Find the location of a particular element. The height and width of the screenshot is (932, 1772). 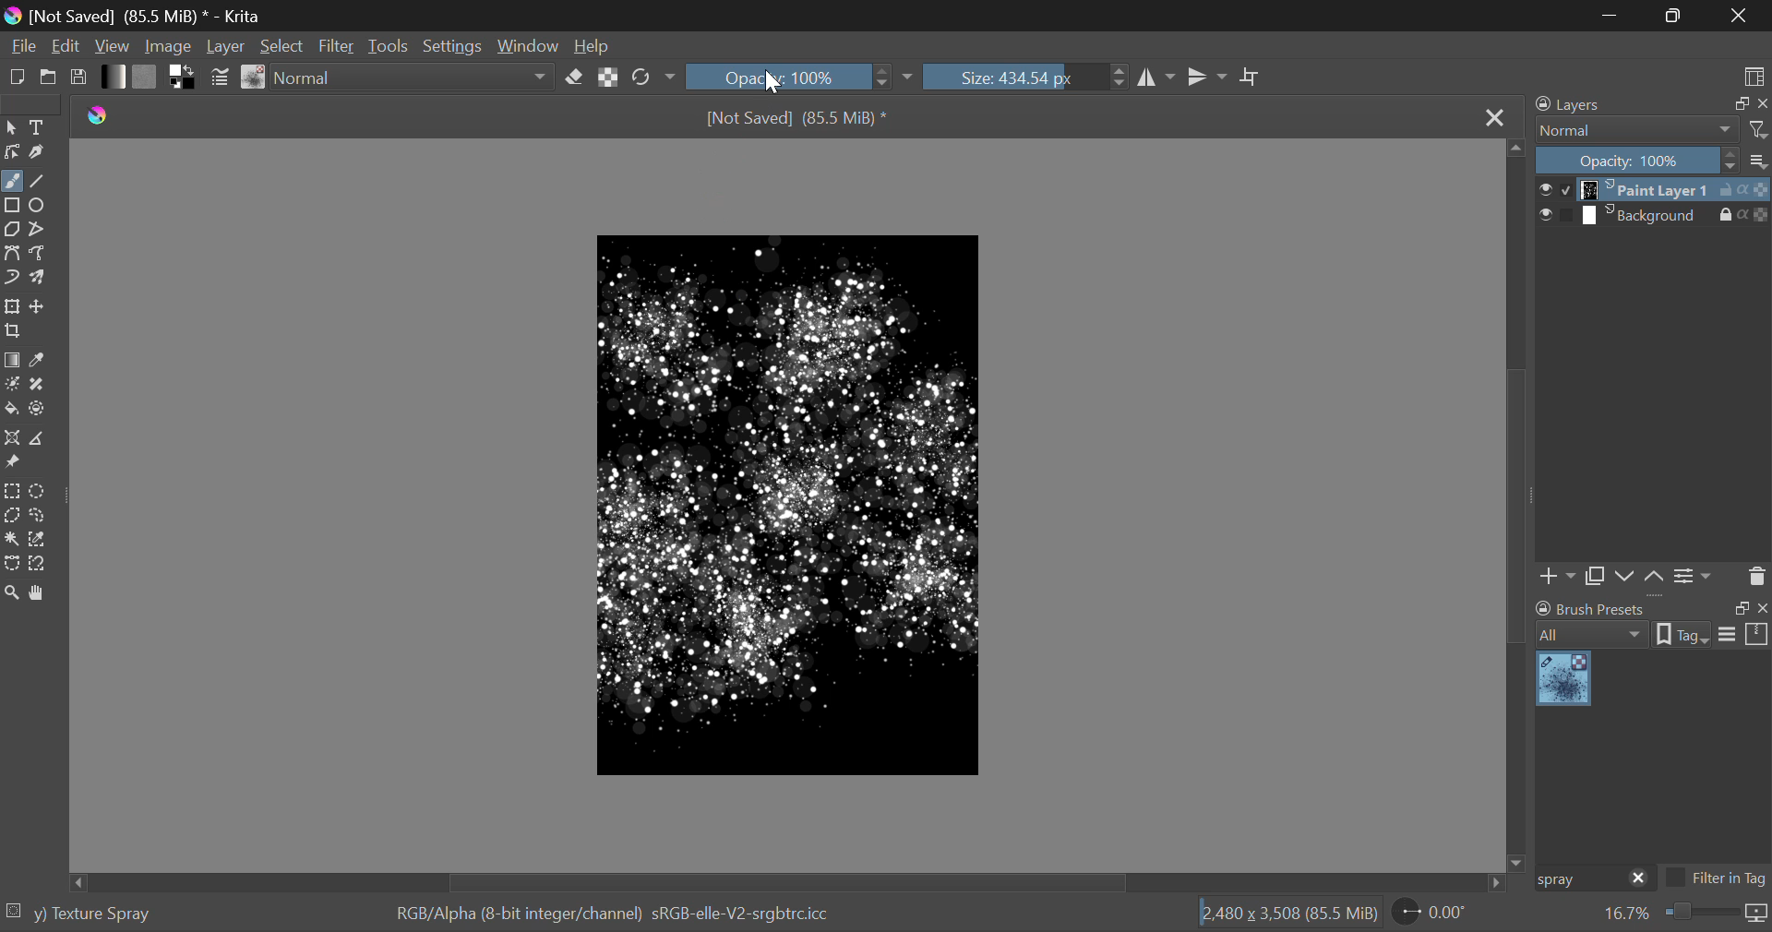

Gradient Fill is located at coordinates (13, 361).